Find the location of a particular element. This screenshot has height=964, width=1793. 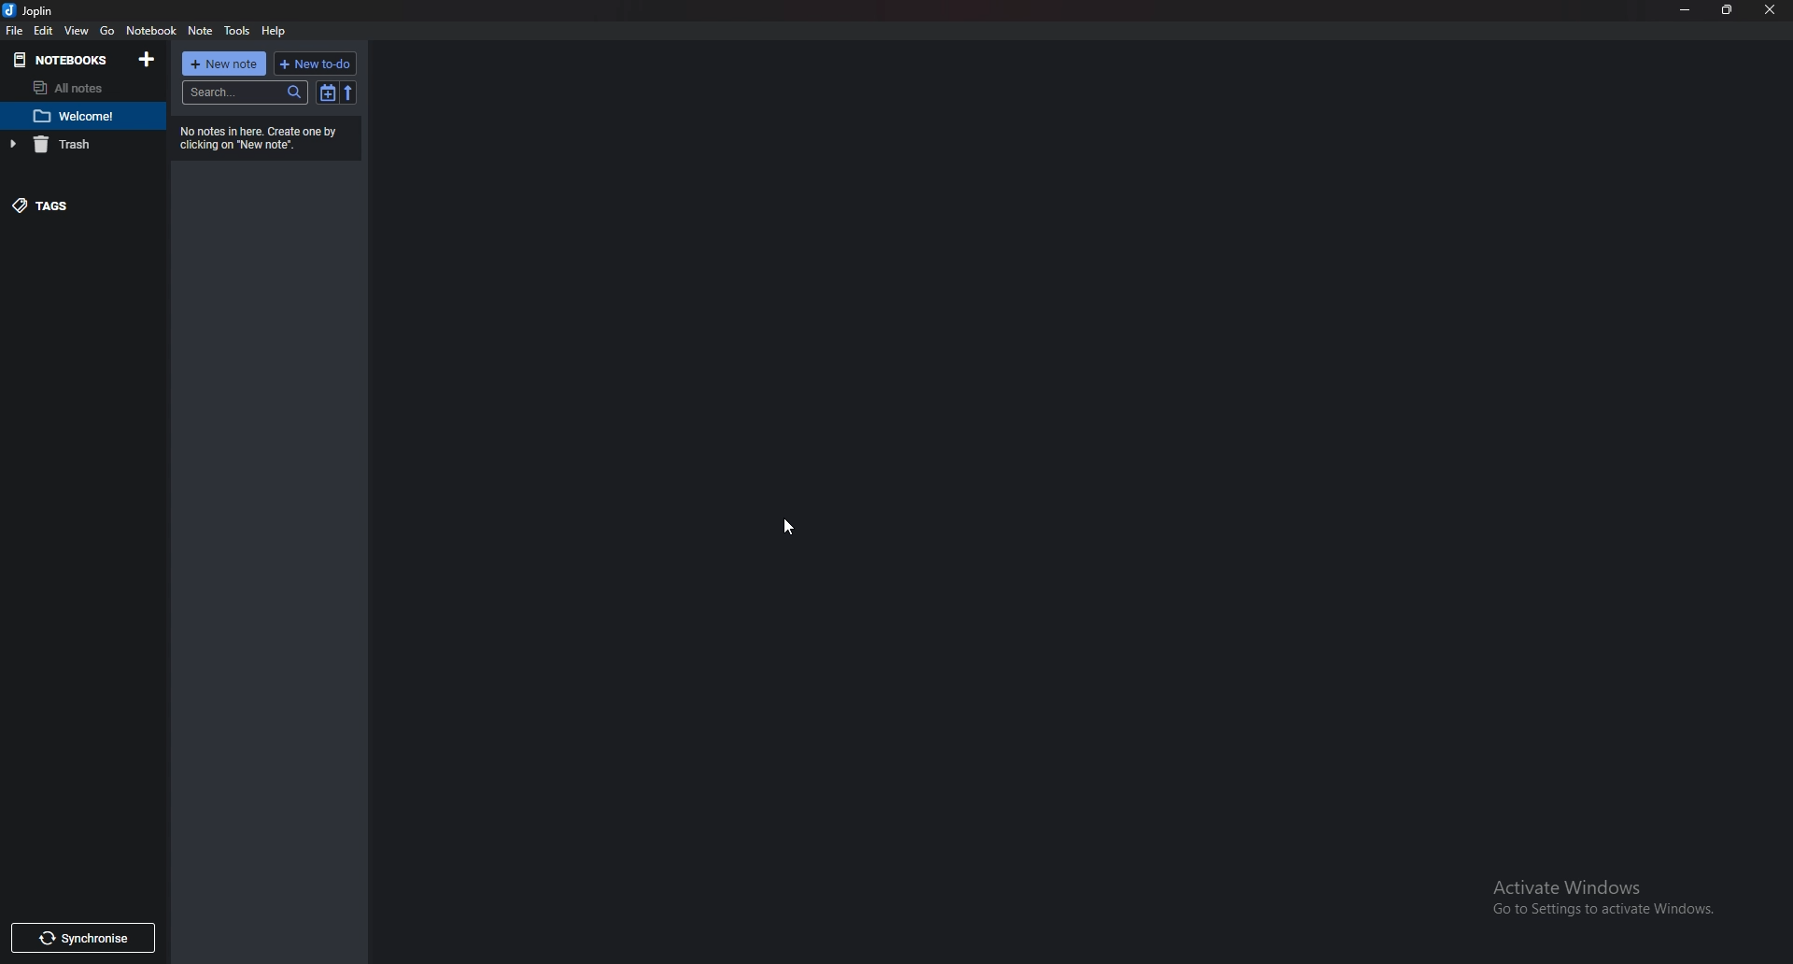

New note is located at coordinates (225, 64).